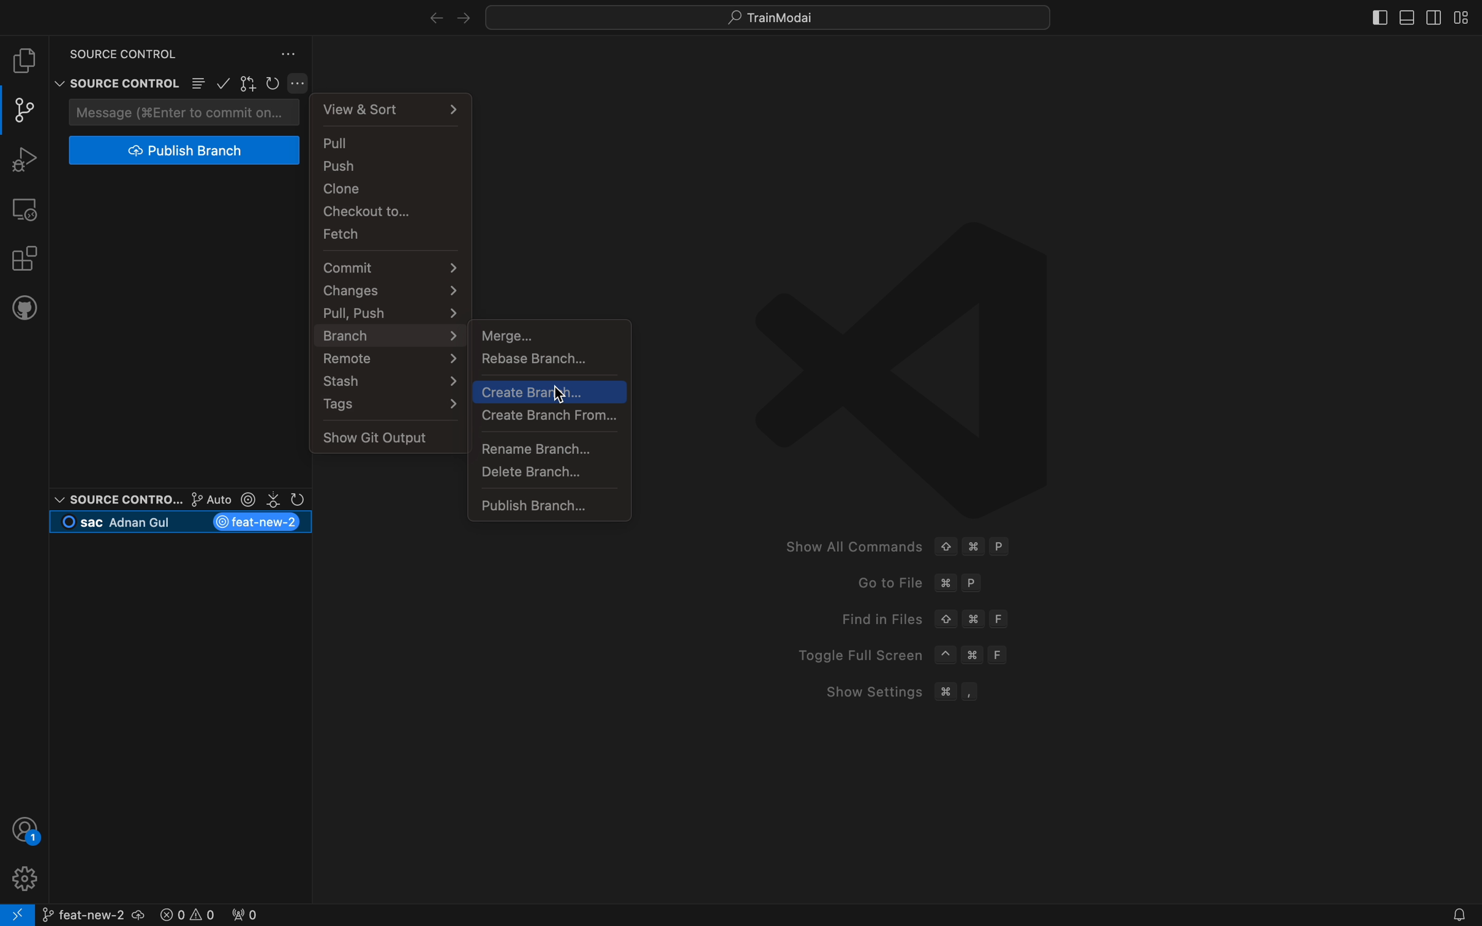 This screenshot has width=1482, height=926. I want to click on git settings, so click(300, 83).